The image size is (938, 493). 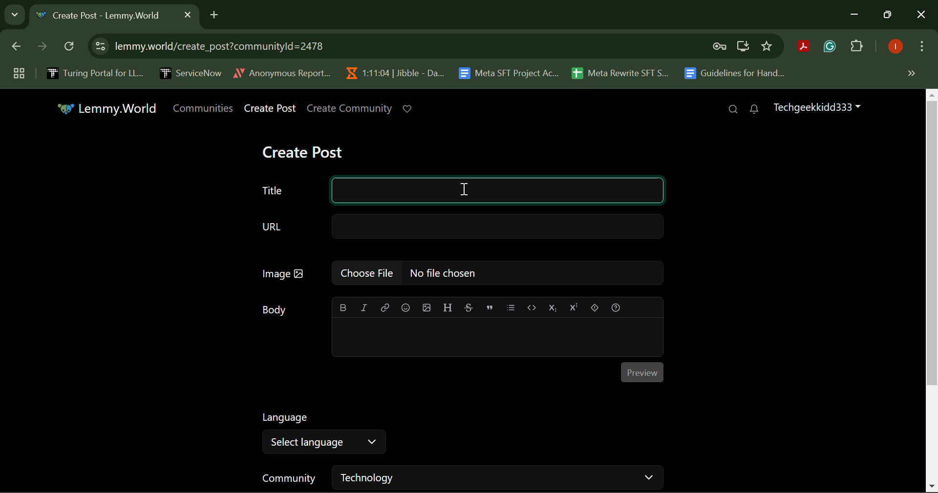 I want to click on Hidden Bookmarks, so click(x=911, y=73).